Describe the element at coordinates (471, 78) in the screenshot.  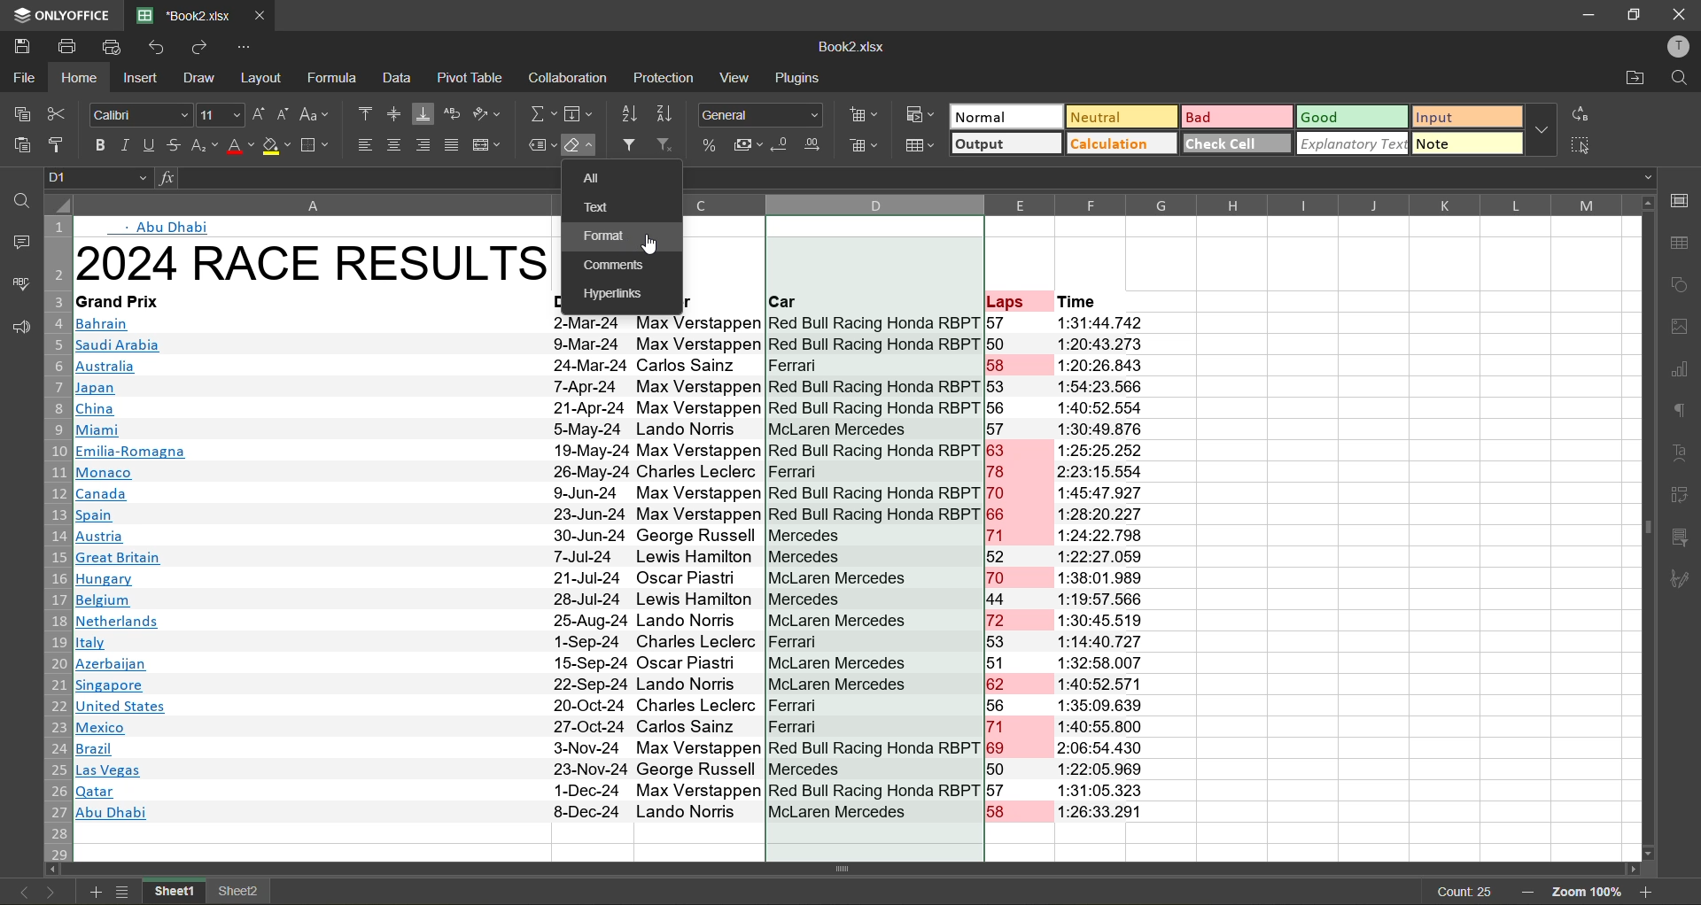
I see `pivot table` at that location.